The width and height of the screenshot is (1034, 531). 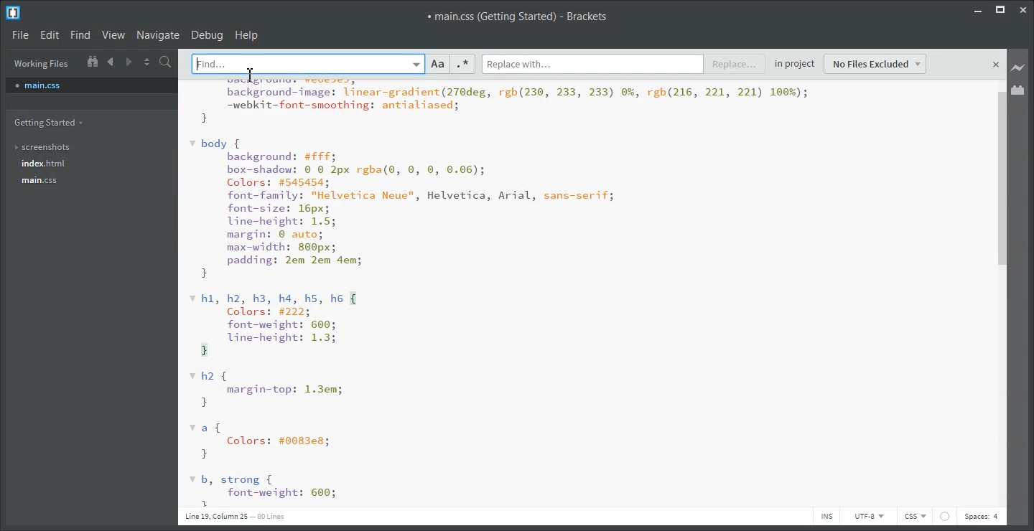 What do you see at coordinates (167, 62) in the screenshot?
I see `Find in files` at bounding box center [167, 62].